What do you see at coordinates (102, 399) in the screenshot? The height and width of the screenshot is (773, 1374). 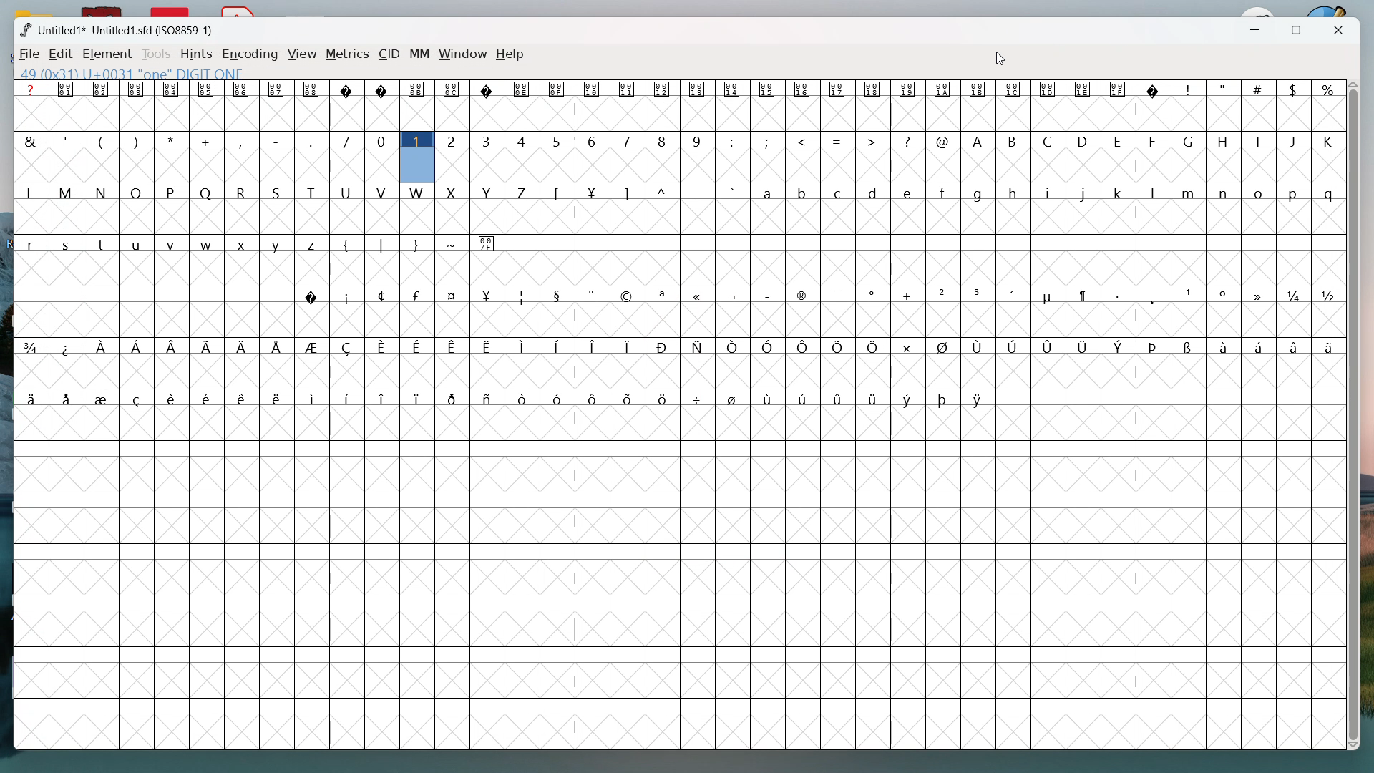 I see `symbol` at bounding box center [102, 399].